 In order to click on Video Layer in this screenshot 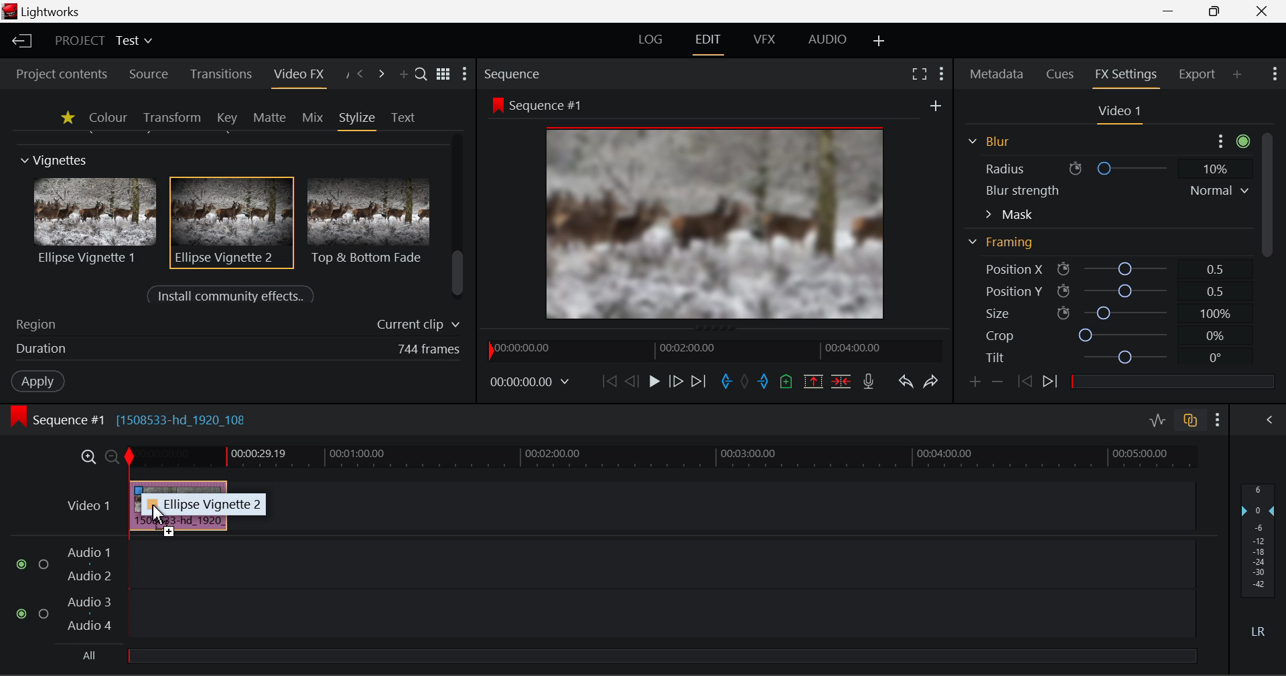, I will do `click(86, 505)`.